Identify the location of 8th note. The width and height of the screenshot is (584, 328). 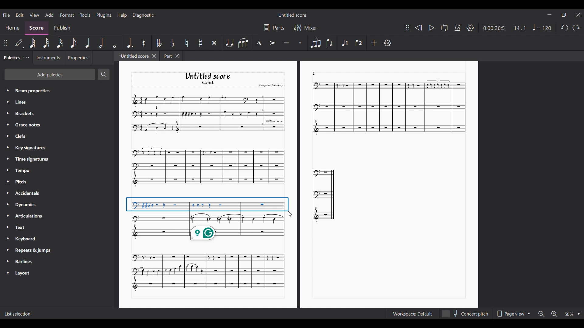
(73, 43).